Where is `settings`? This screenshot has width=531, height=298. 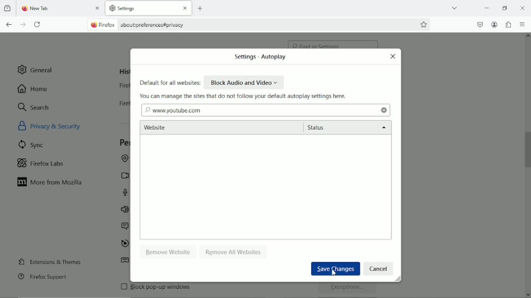 settings is located at coordinates (134, 9).